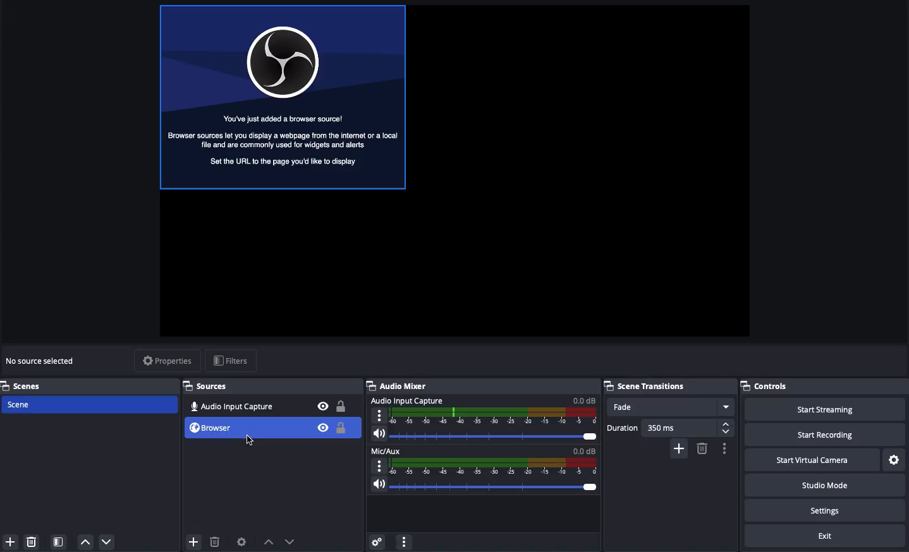  What do you see at coordinates (83, 541) in the screenshot?
I see `Up` at bounding box center [83, 541].